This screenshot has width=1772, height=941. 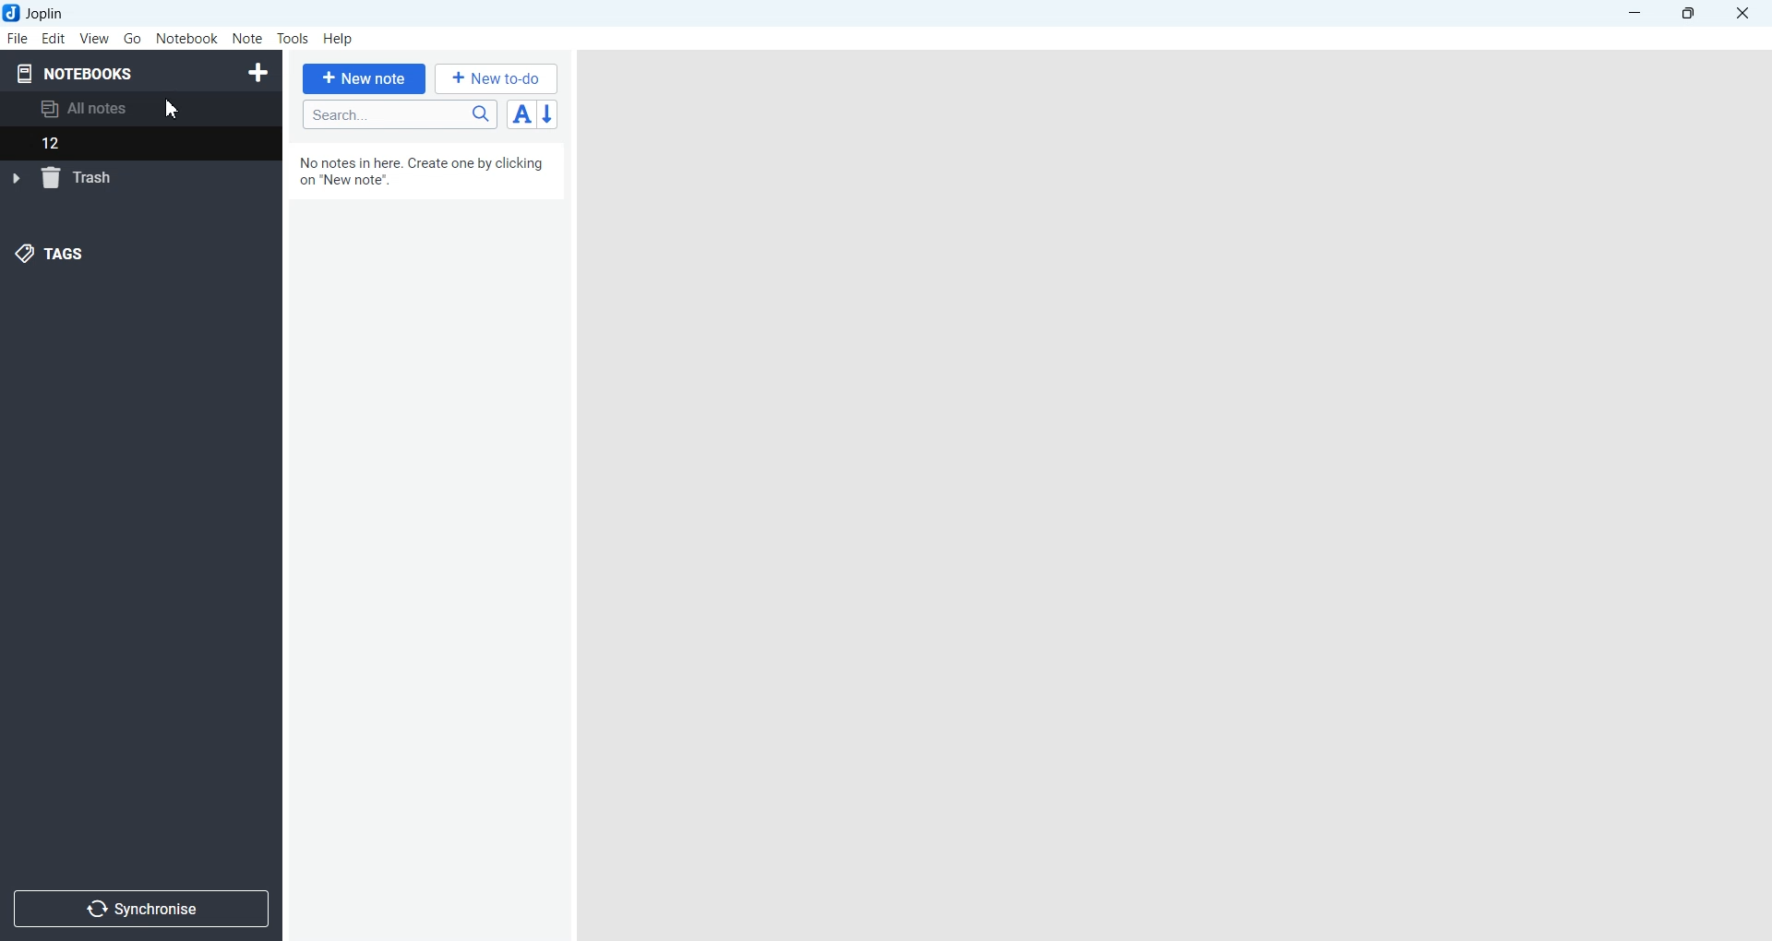 I want to click on File , so click(x=17, y=38).